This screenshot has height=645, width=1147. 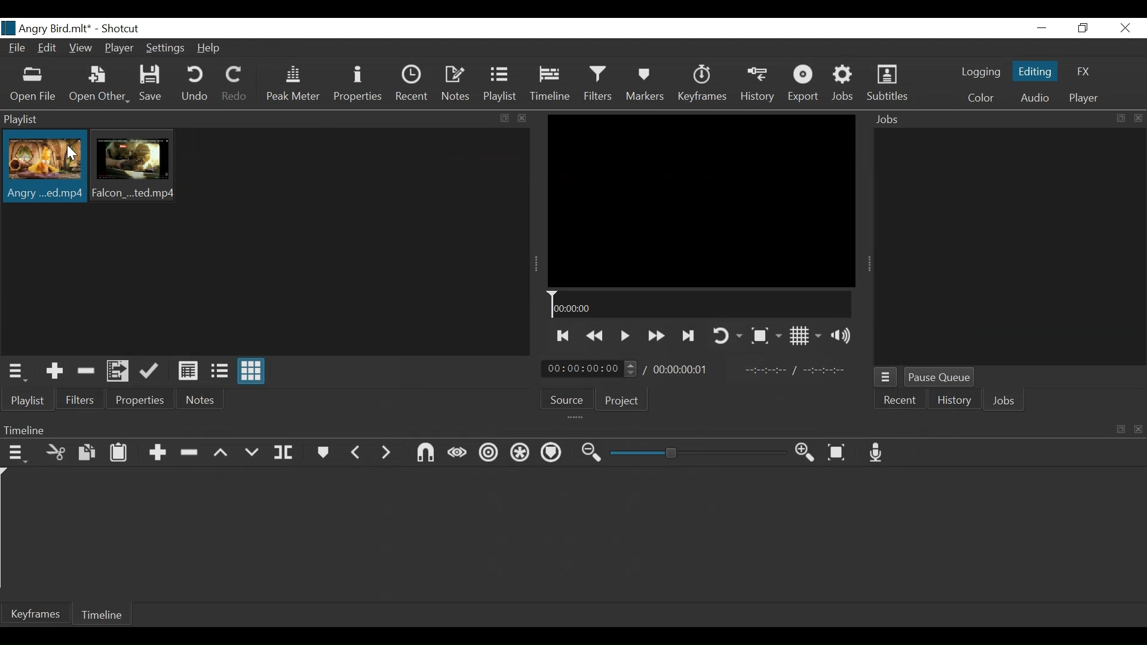 What do you see at coordinates (766, 336) in the screenshot?
I see `Toggle Zoom` at bounding box center [766, 336].